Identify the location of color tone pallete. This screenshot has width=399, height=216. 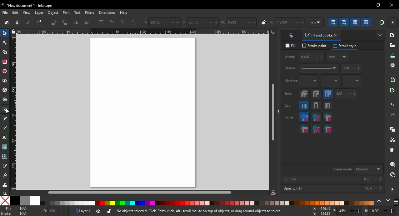
(237, 203).